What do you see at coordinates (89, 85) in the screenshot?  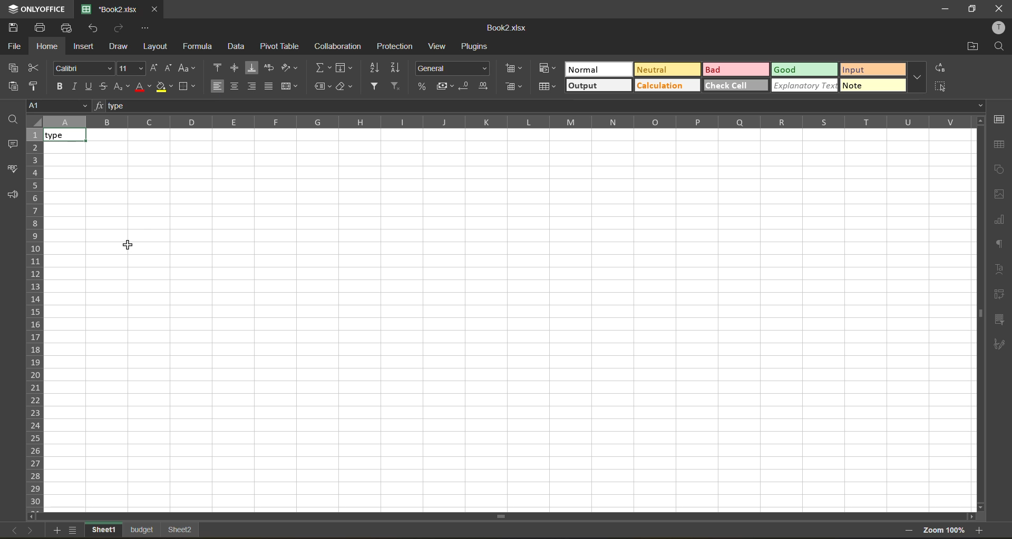 I see `underline` at bounding box center [89, 85].